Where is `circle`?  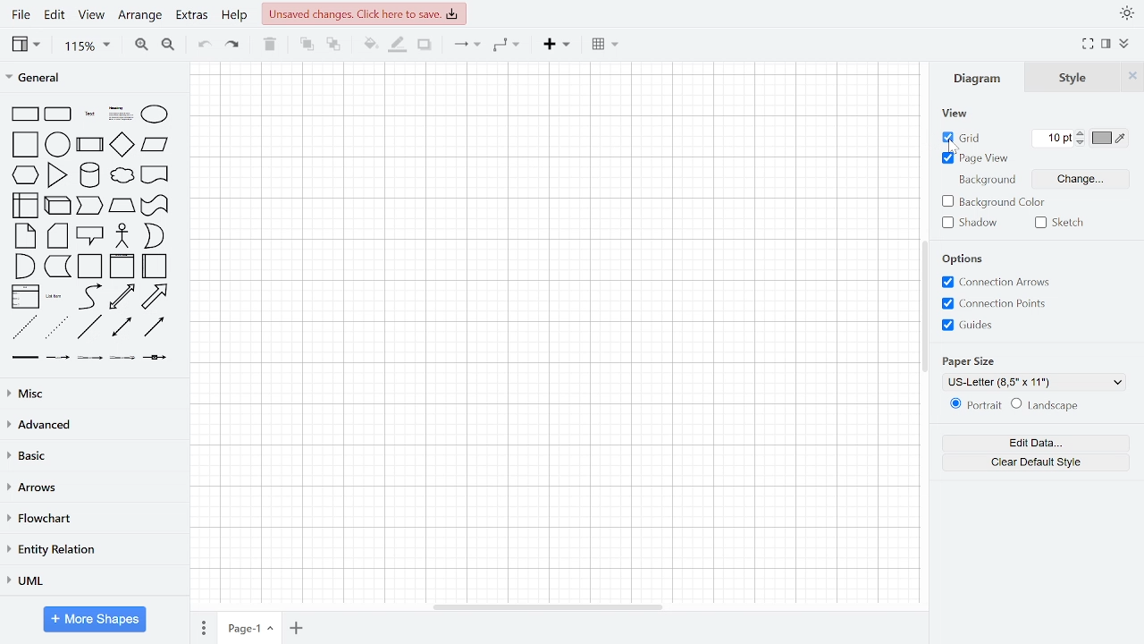
circle is located at coordinates (59, 145).